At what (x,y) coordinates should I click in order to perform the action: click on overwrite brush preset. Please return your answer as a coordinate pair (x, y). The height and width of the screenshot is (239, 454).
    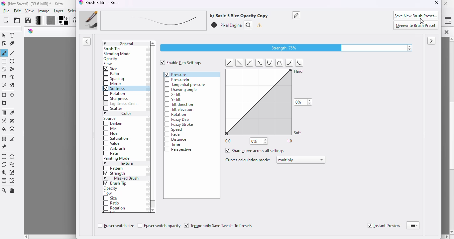
    Looking at the image, I should click on (416, 26).